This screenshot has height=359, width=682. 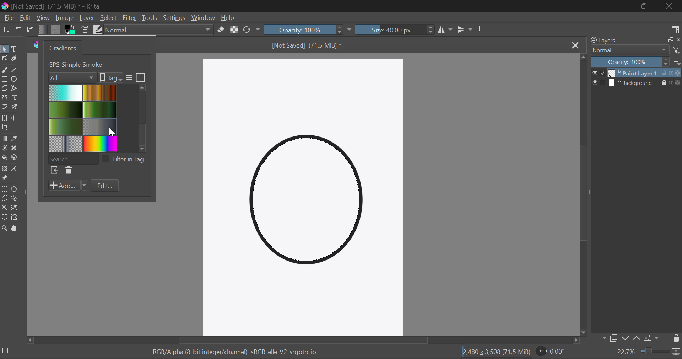 I want to click on Opacity, so click(x=629, y=62).